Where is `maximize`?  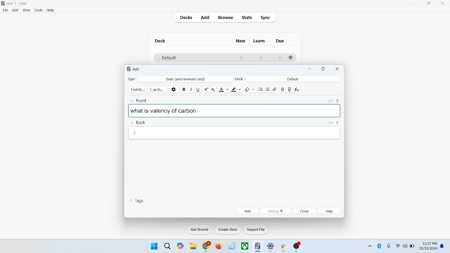
maximize is located at coordinates (323, 69).